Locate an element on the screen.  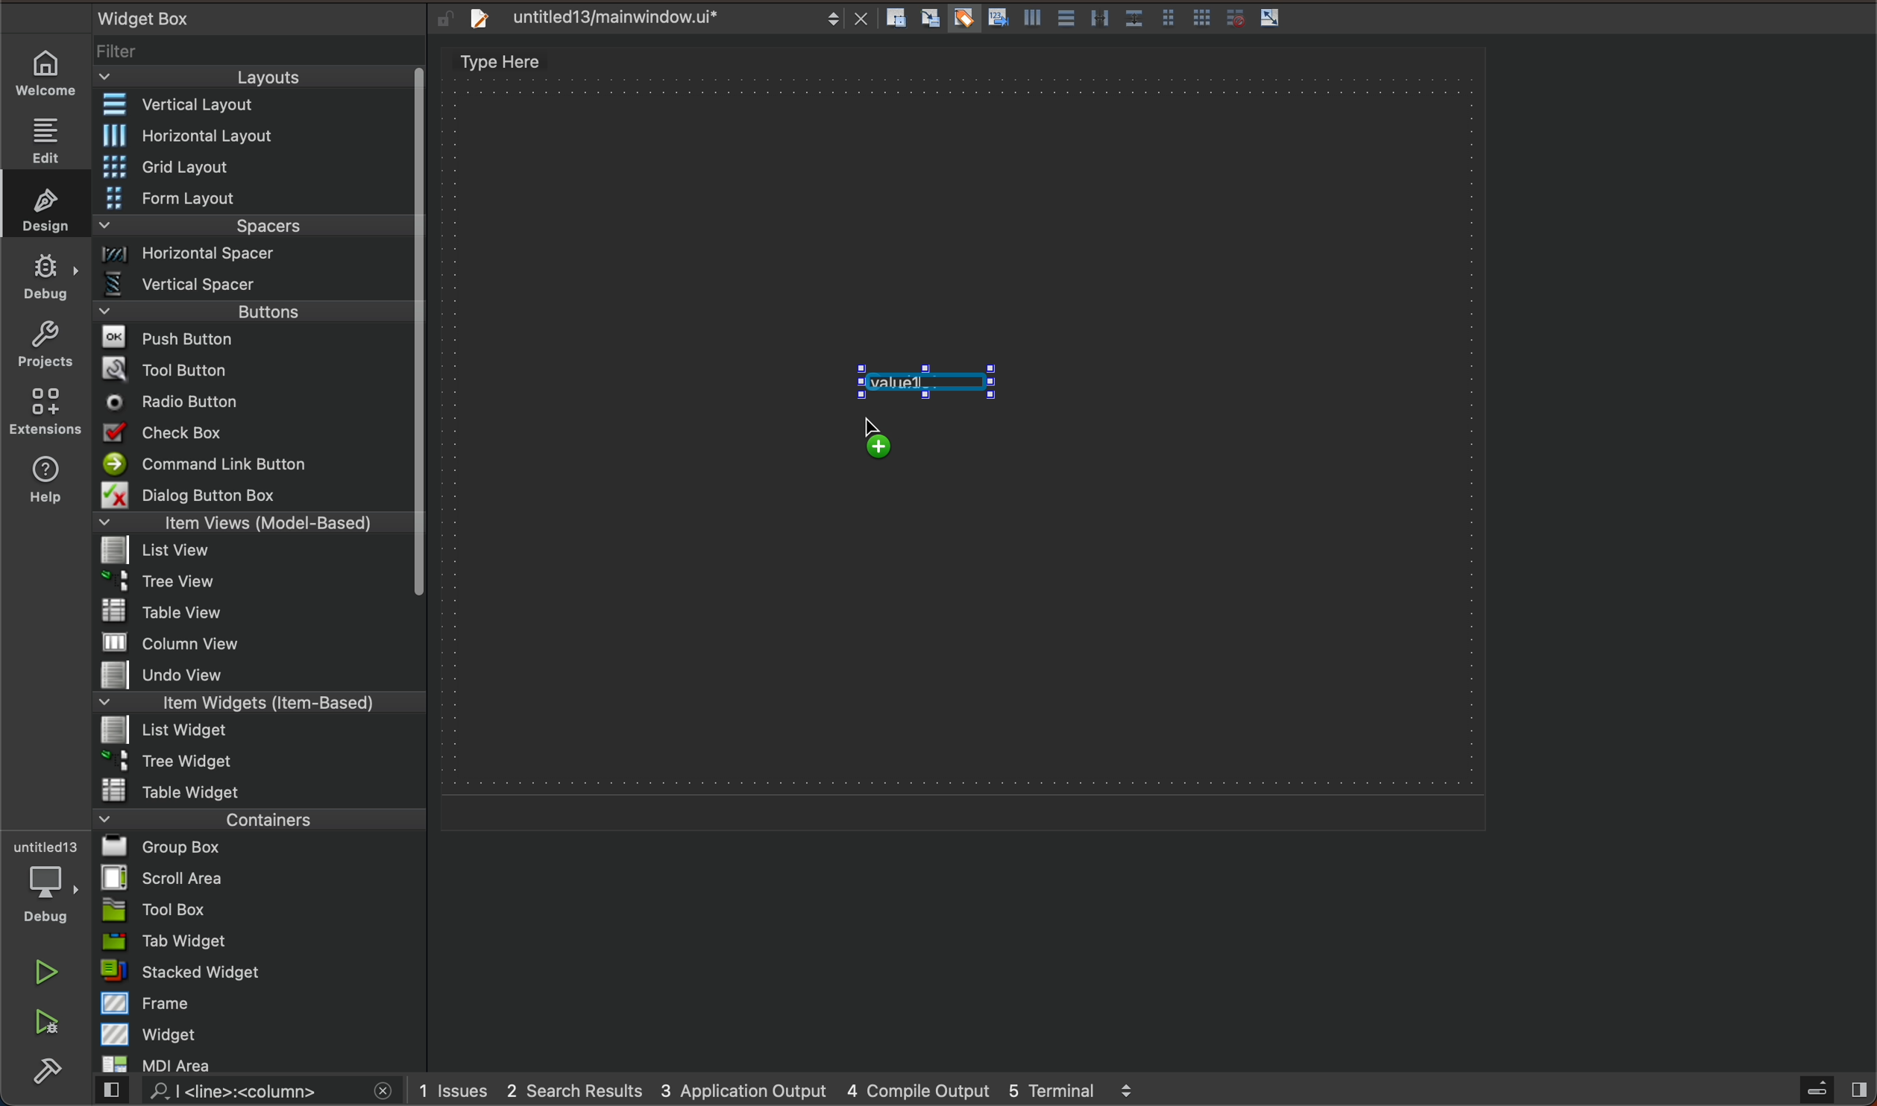
tool button is located at coordinates (256, 369).